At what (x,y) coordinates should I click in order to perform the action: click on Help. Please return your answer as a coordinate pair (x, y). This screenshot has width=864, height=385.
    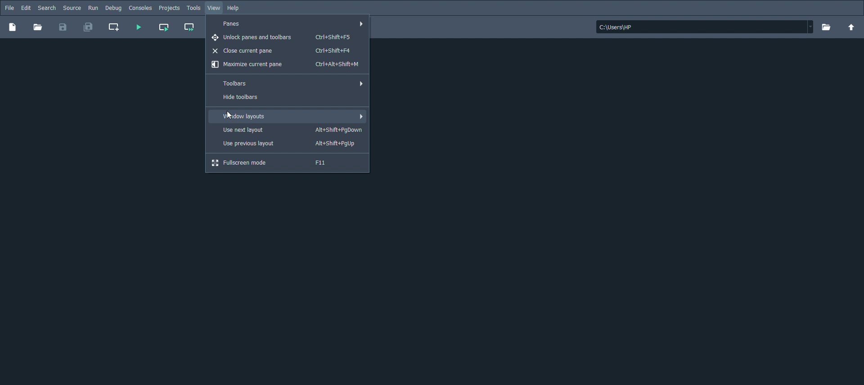
    Looking at the image, I should click on (236, 9).